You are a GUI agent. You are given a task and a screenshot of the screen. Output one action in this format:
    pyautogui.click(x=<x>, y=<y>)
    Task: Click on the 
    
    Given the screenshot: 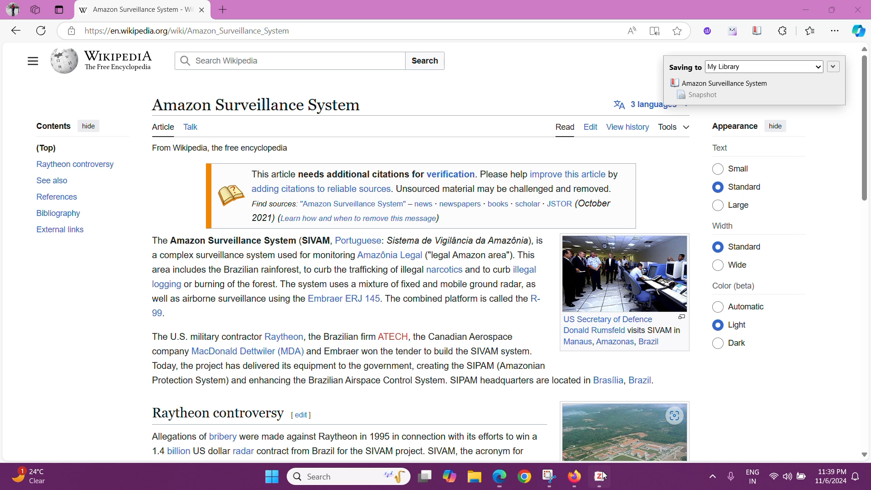 What is the action you would take?
    pyautogui.click(x=36, y=10)
    